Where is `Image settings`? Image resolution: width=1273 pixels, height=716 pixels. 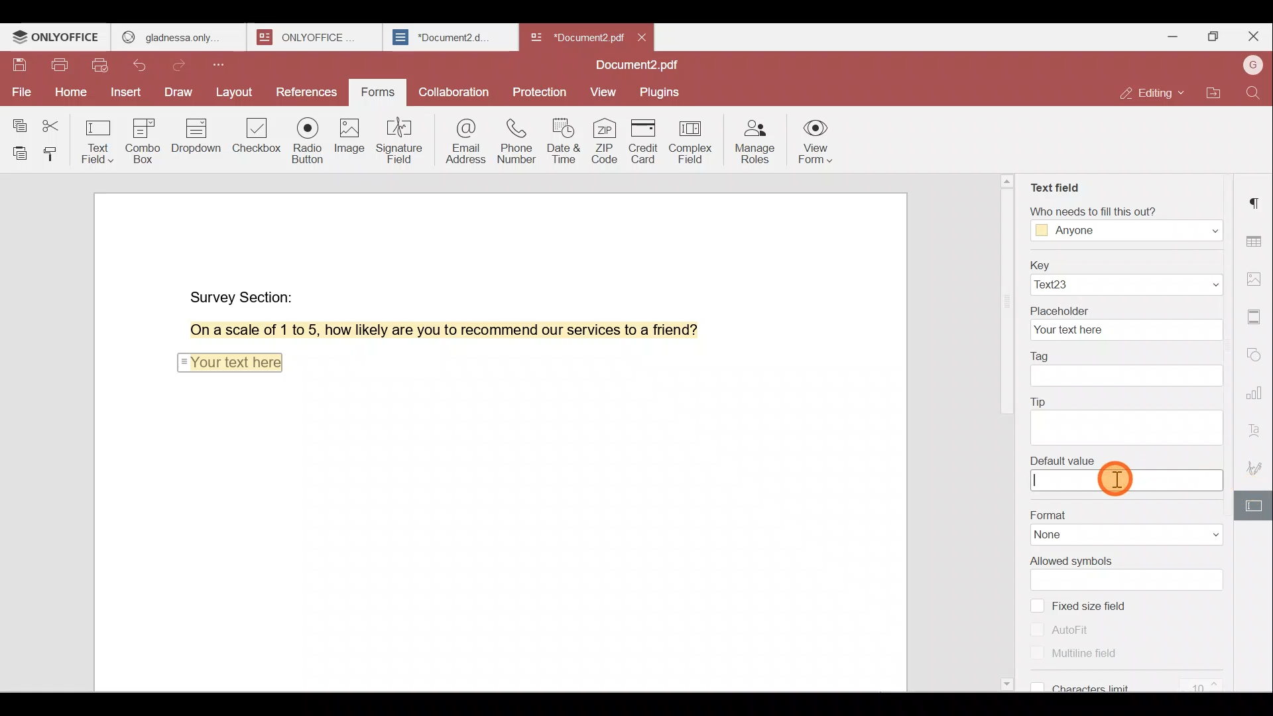 Image settings is located at coordinates (1258, 281).